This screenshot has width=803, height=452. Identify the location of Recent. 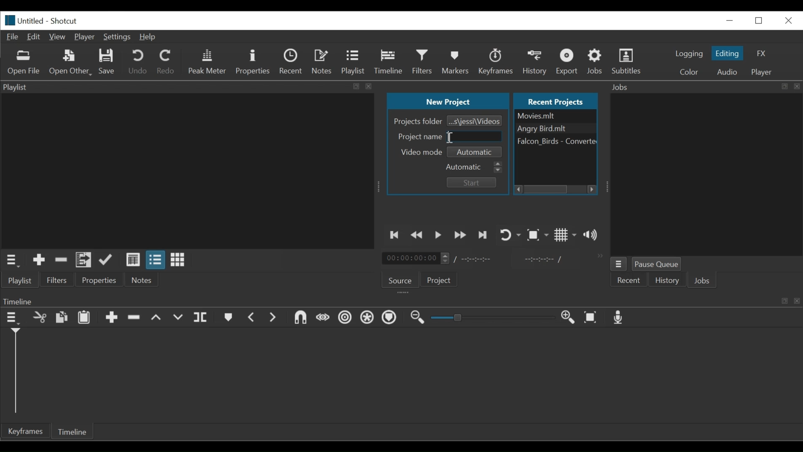
(629, 280).